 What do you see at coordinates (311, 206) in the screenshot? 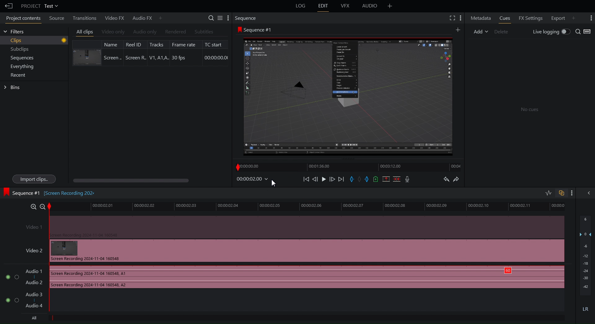
I see `Timeline` at bounding box center [311, 206].